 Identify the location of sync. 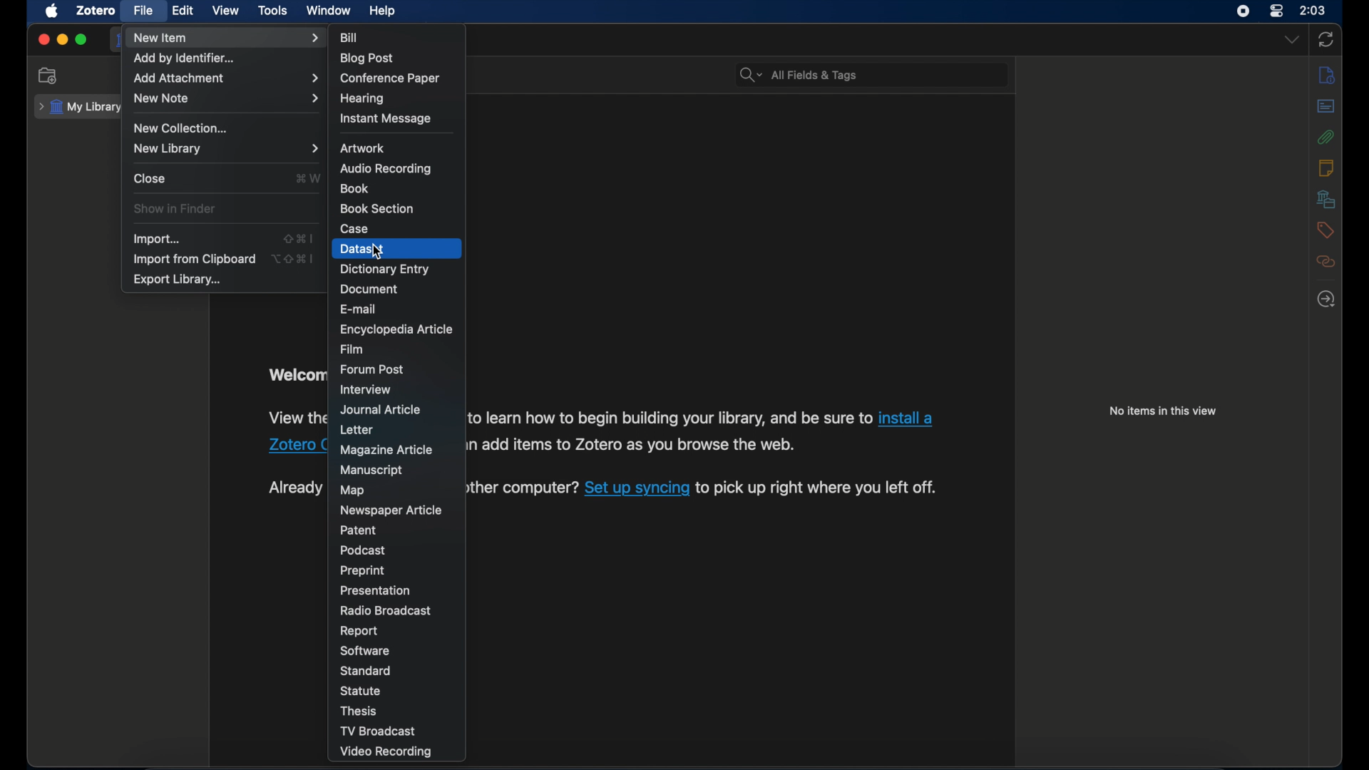
(1326, 40).